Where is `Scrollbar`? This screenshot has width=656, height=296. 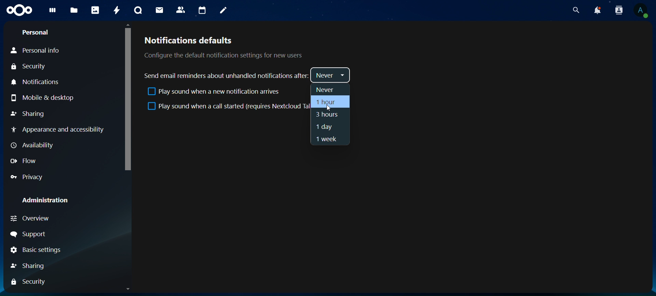
Scrollbar is located at coordinates (127, 157).